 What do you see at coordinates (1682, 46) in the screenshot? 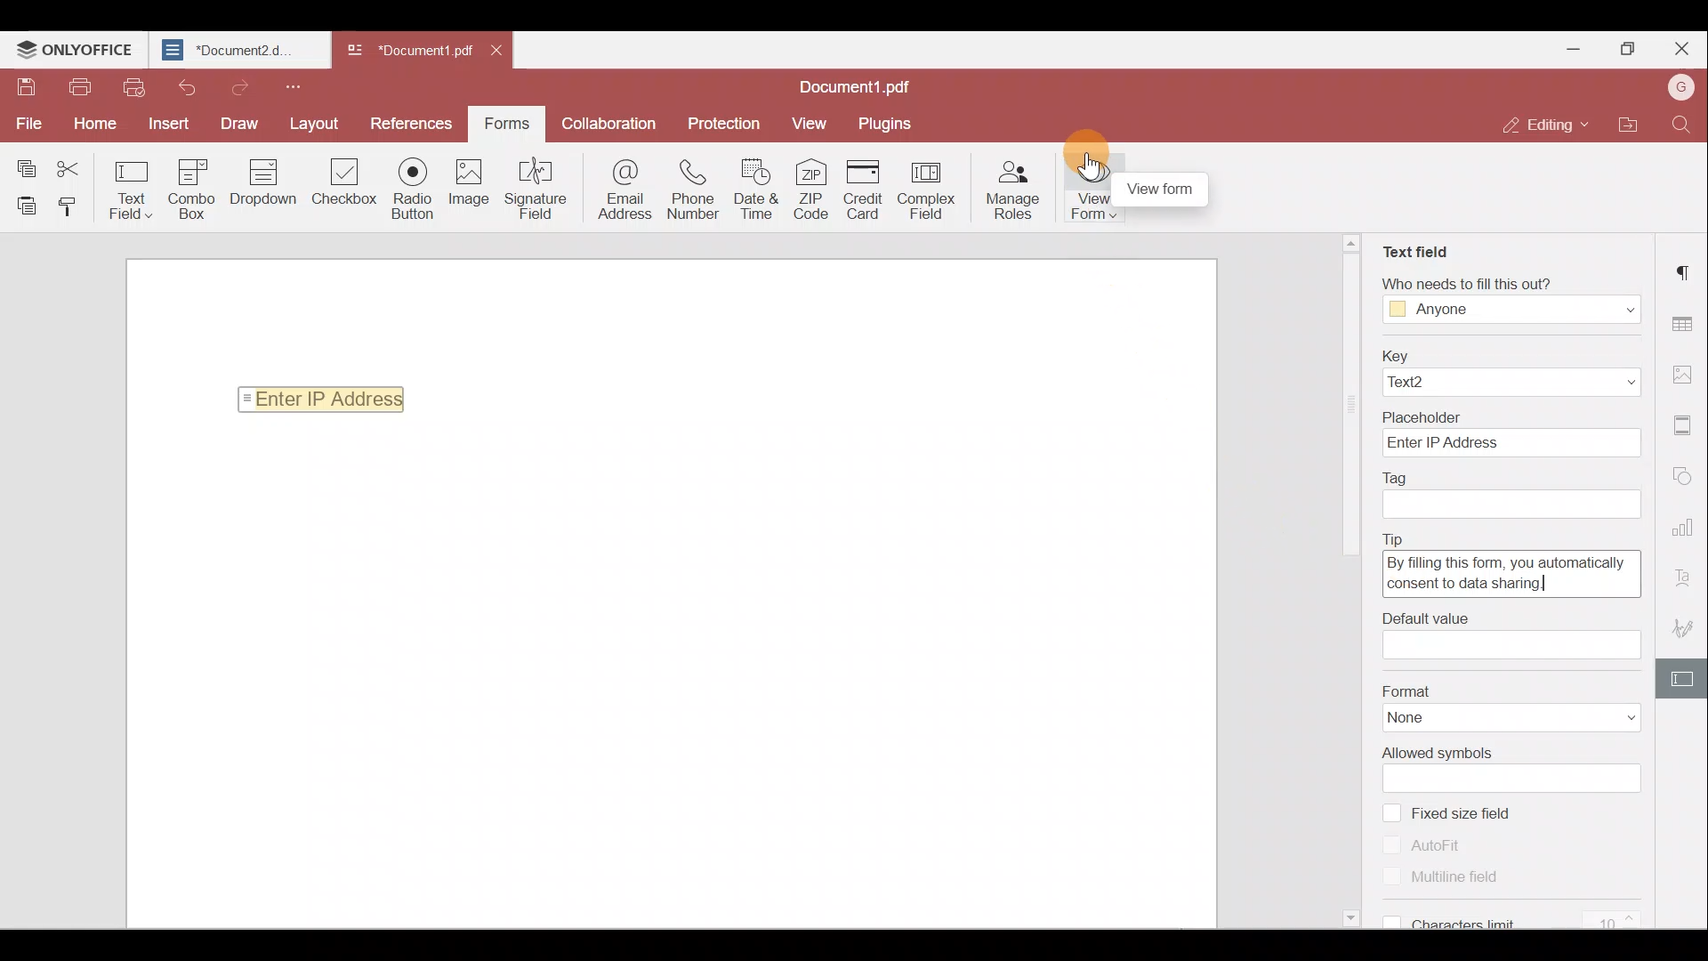
I see `Close` at bounding box center [1682, 46].